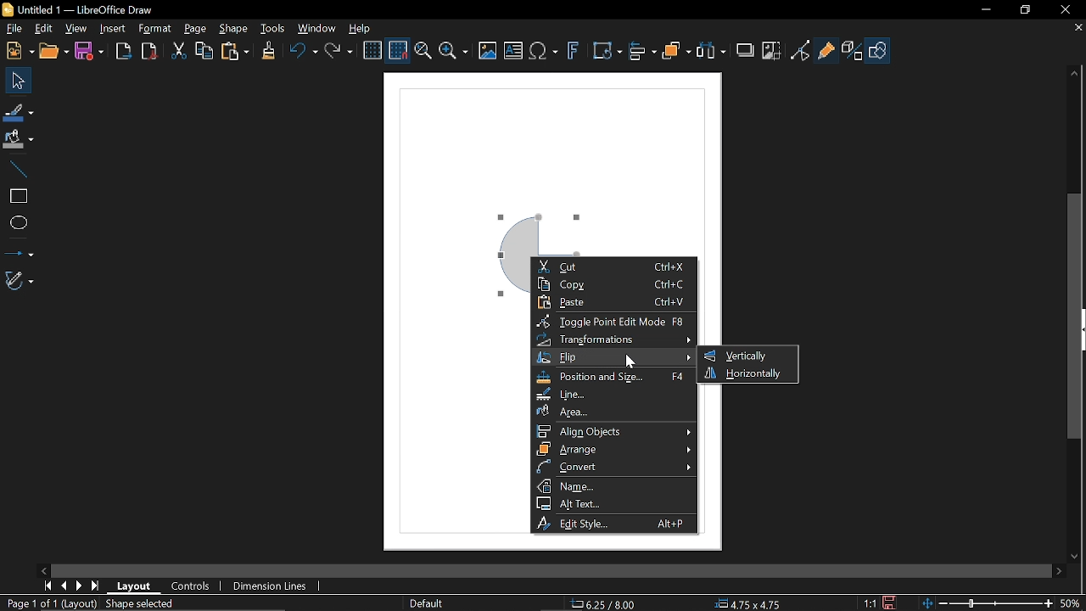 The width and height of the screenshot is (1086, 611). I want to click on Curves and polygons, so click(21, 281).